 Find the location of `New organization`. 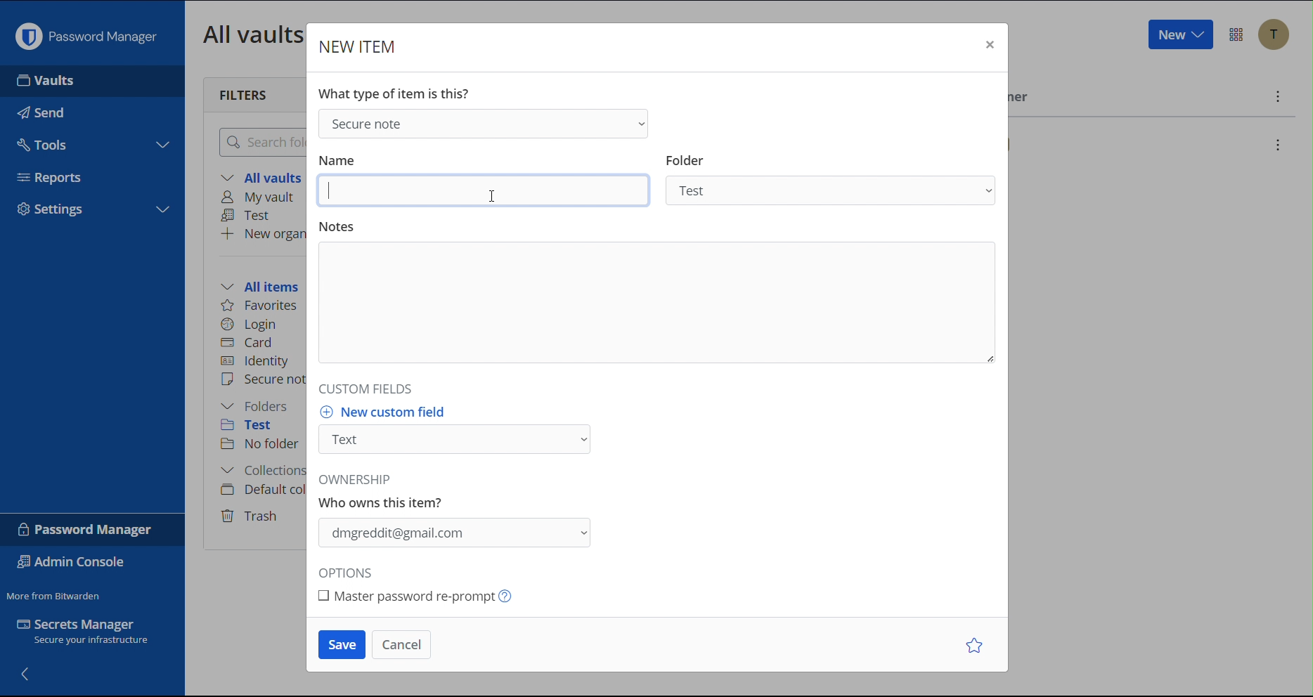

New organization is located at coordinates (262, 233).